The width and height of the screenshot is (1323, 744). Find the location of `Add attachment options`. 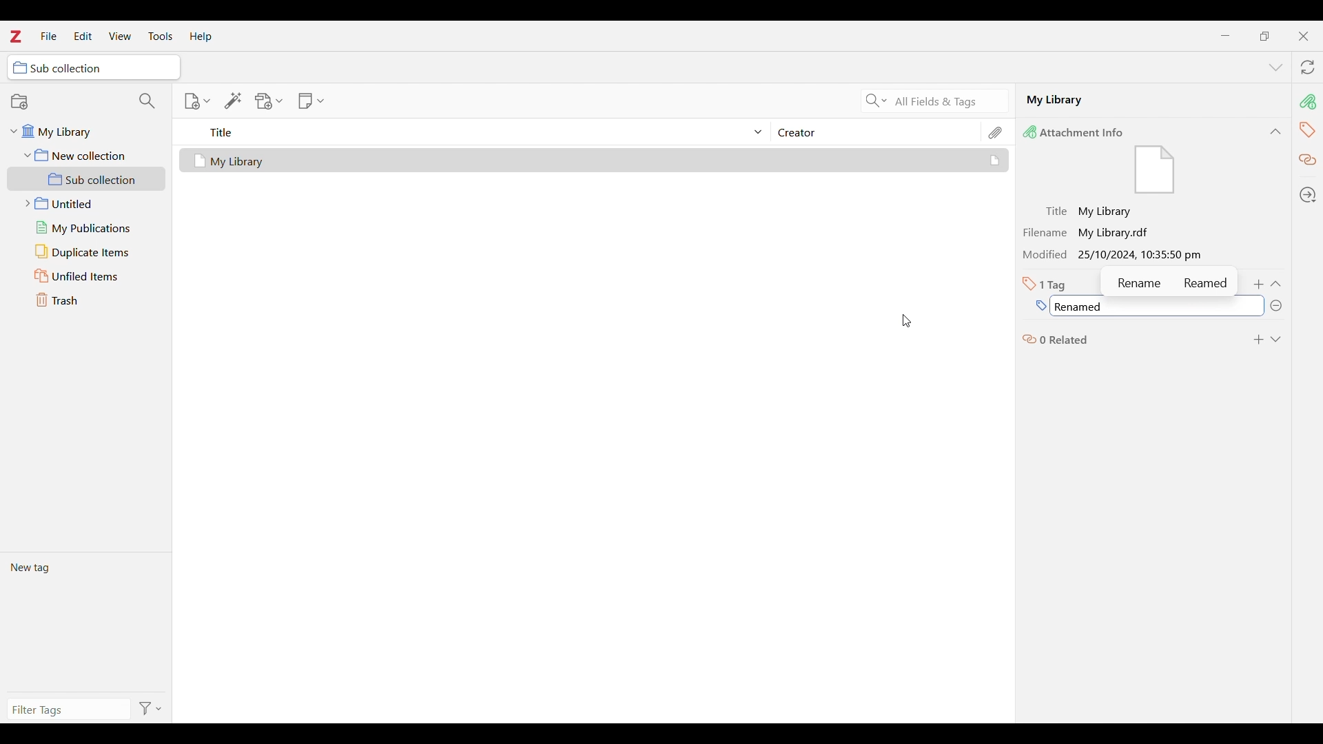

Add attachment options is located at coordinates (269, 101).